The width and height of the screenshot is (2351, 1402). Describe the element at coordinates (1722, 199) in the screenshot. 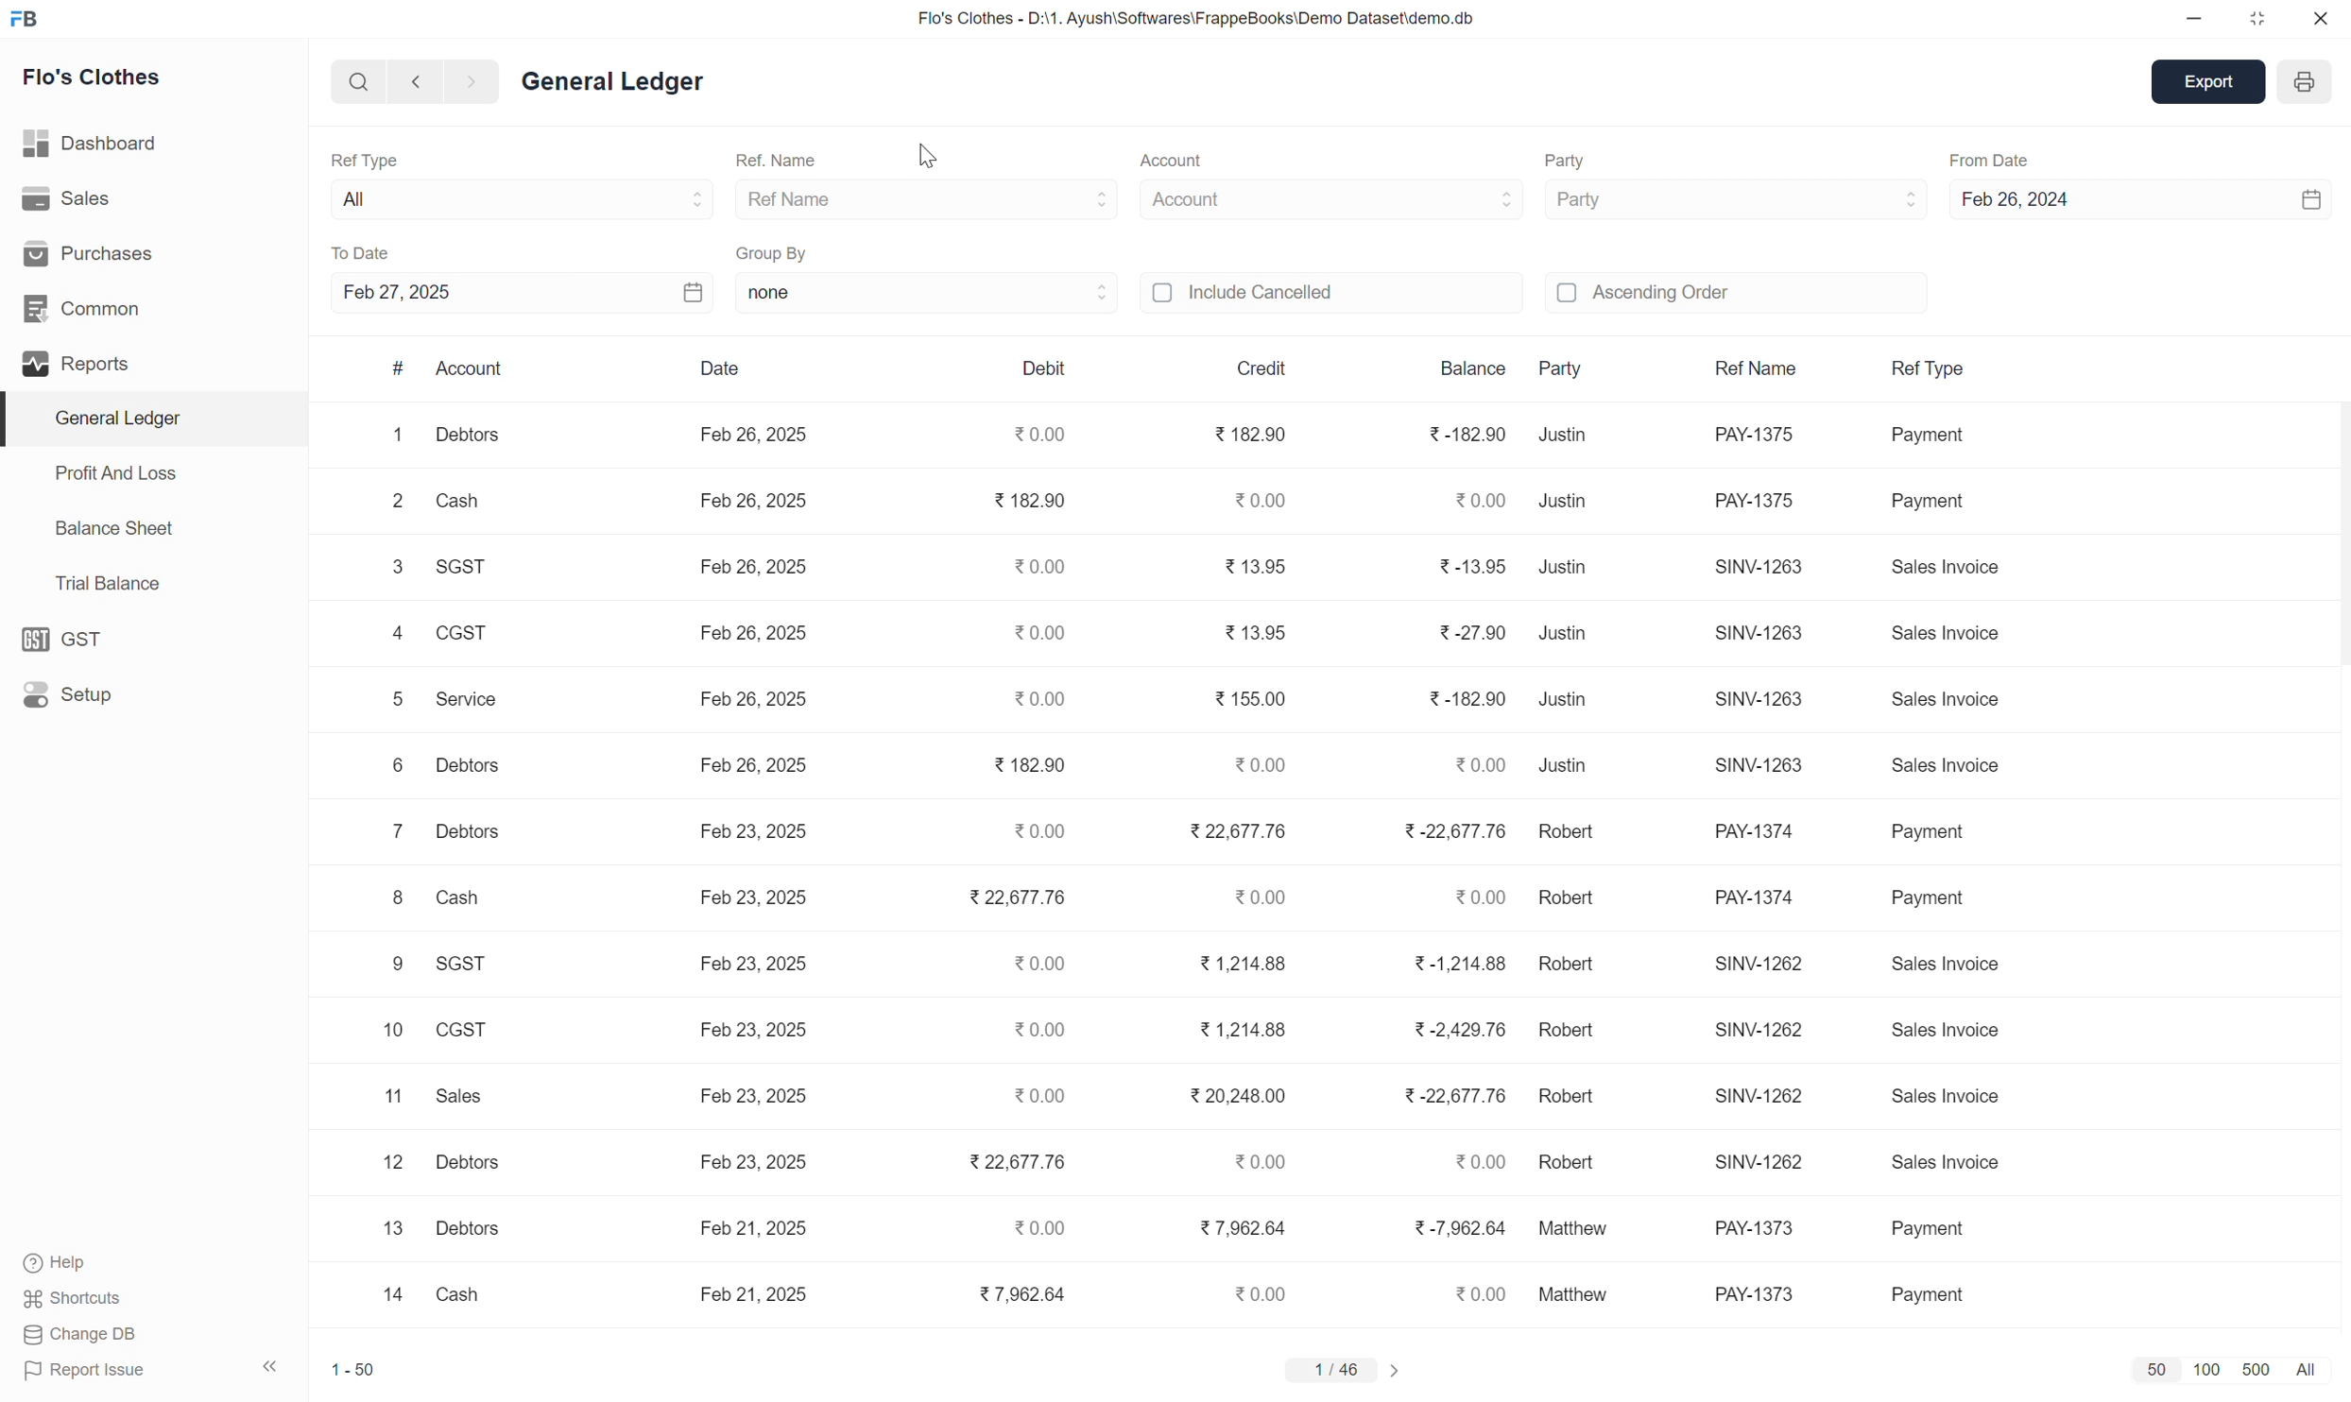

I see `Party` at that location.